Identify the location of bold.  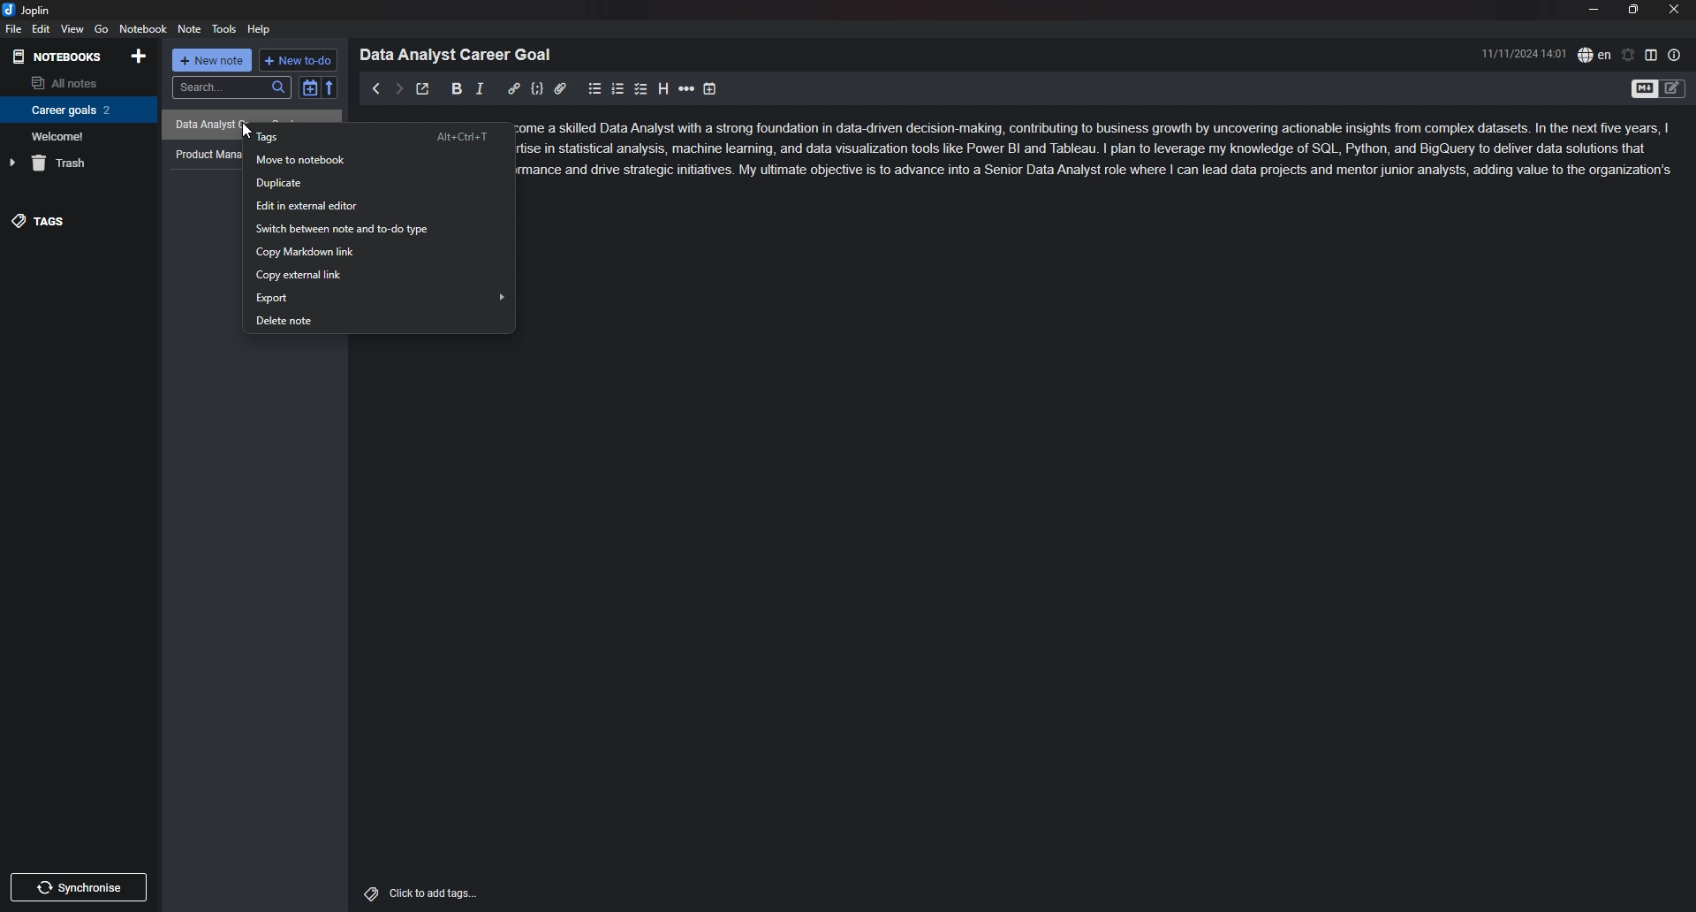
(458, 89).